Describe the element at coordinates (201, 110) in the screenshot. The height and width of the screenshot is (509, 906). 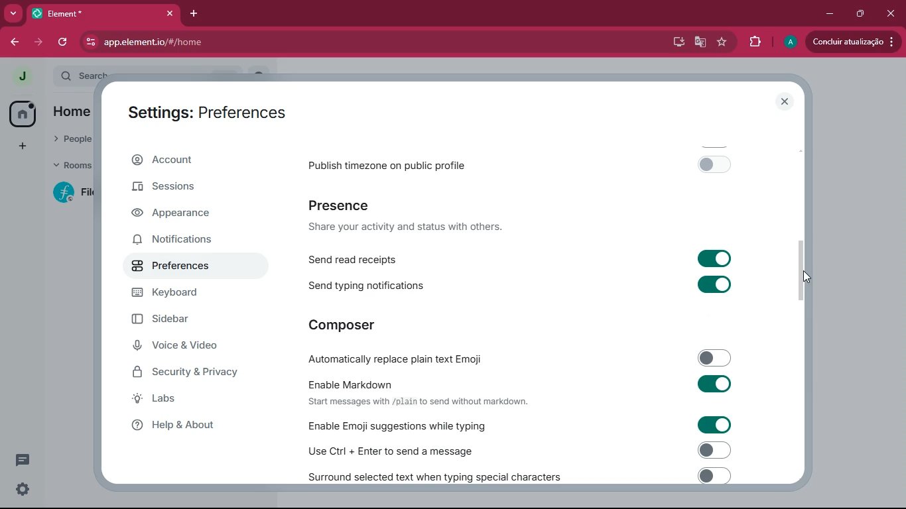
I see `settings: Account` at that location.